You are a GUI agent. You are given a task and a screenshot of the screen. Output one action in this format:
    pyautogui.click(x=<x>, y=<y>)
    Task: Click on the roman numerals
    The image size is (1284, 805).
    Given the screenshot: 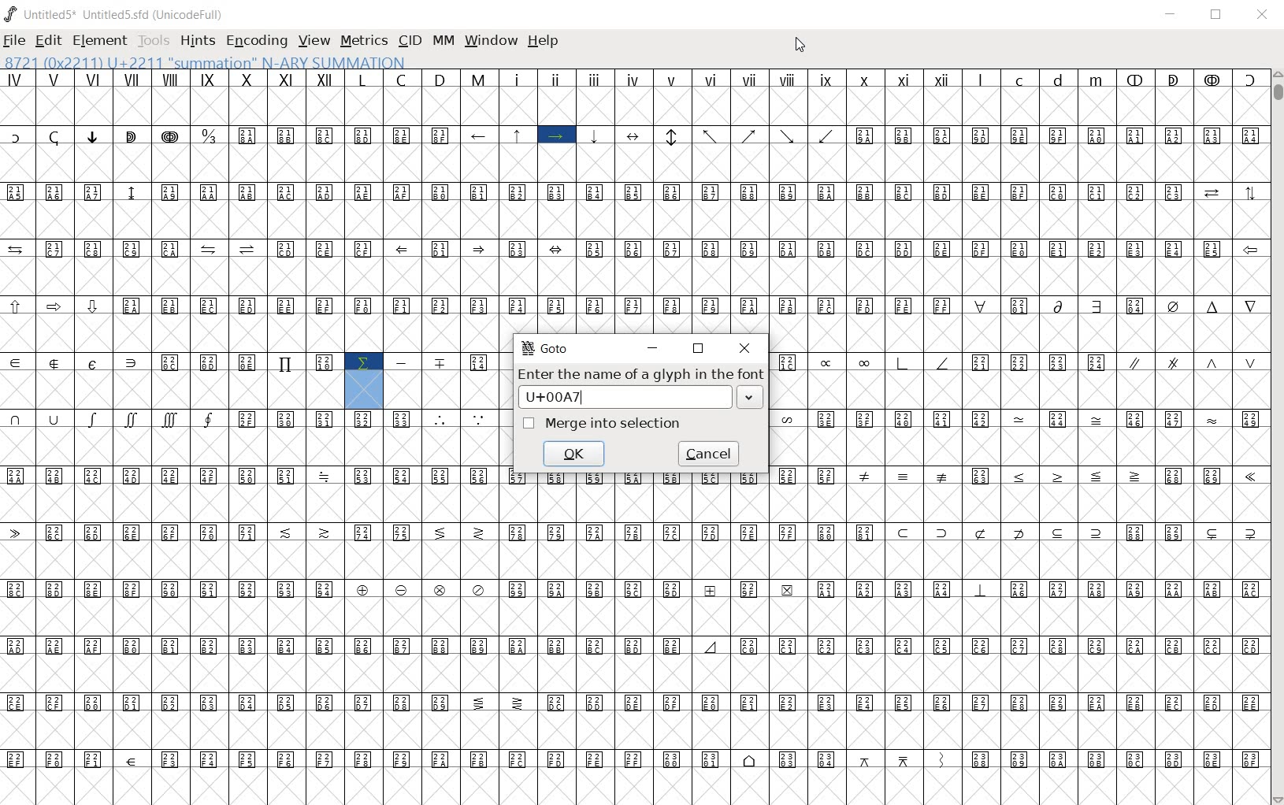 What is the action you would take?
    pyautogui.click(x=173, y=79)
    